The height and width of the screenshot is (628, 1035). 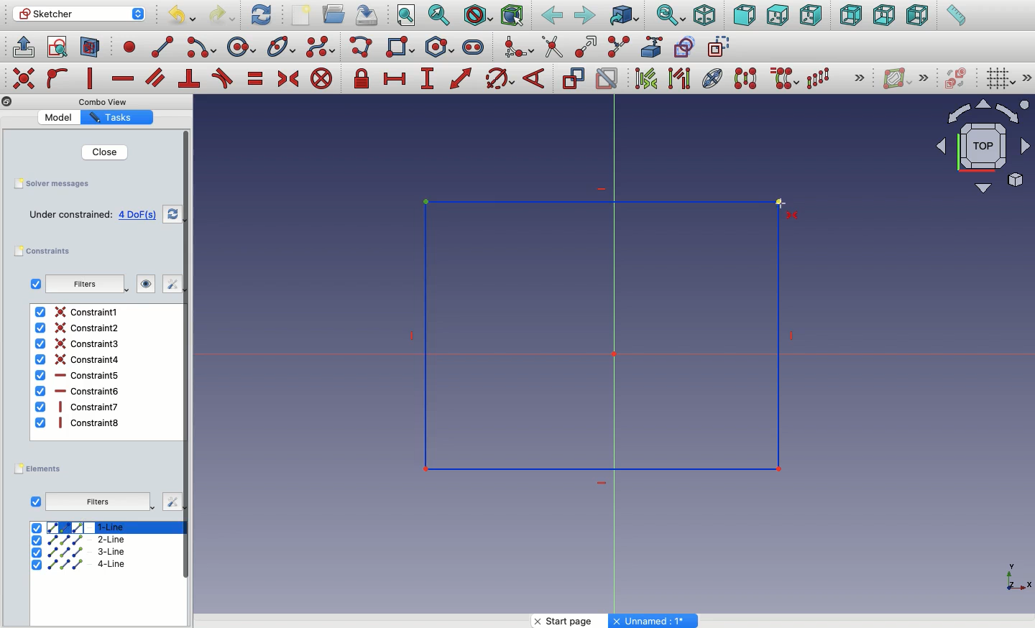 I want to click on checkbox, so click(x=35, y=284).